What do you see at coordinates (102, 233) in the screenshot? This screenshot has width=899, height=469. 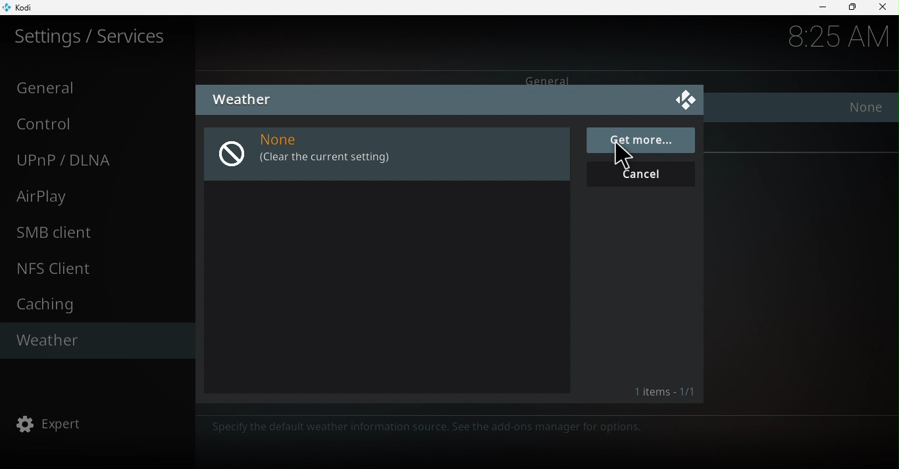 I see `SMB client` at bounding box center [102, 233].